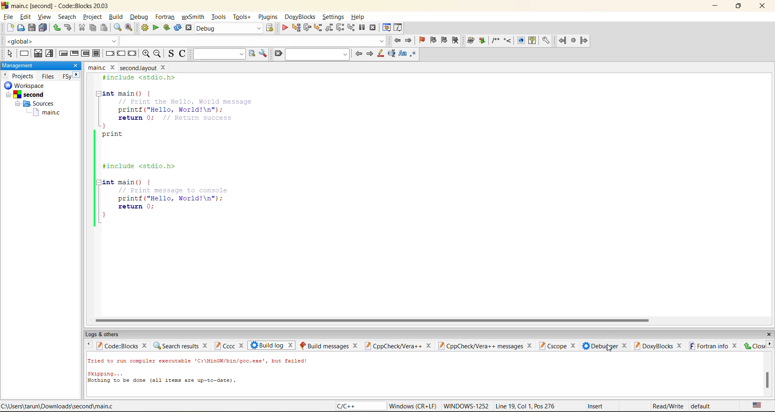 The height and width of the screenshot is (412, 775). I want to click on decision, so click(38, 54).